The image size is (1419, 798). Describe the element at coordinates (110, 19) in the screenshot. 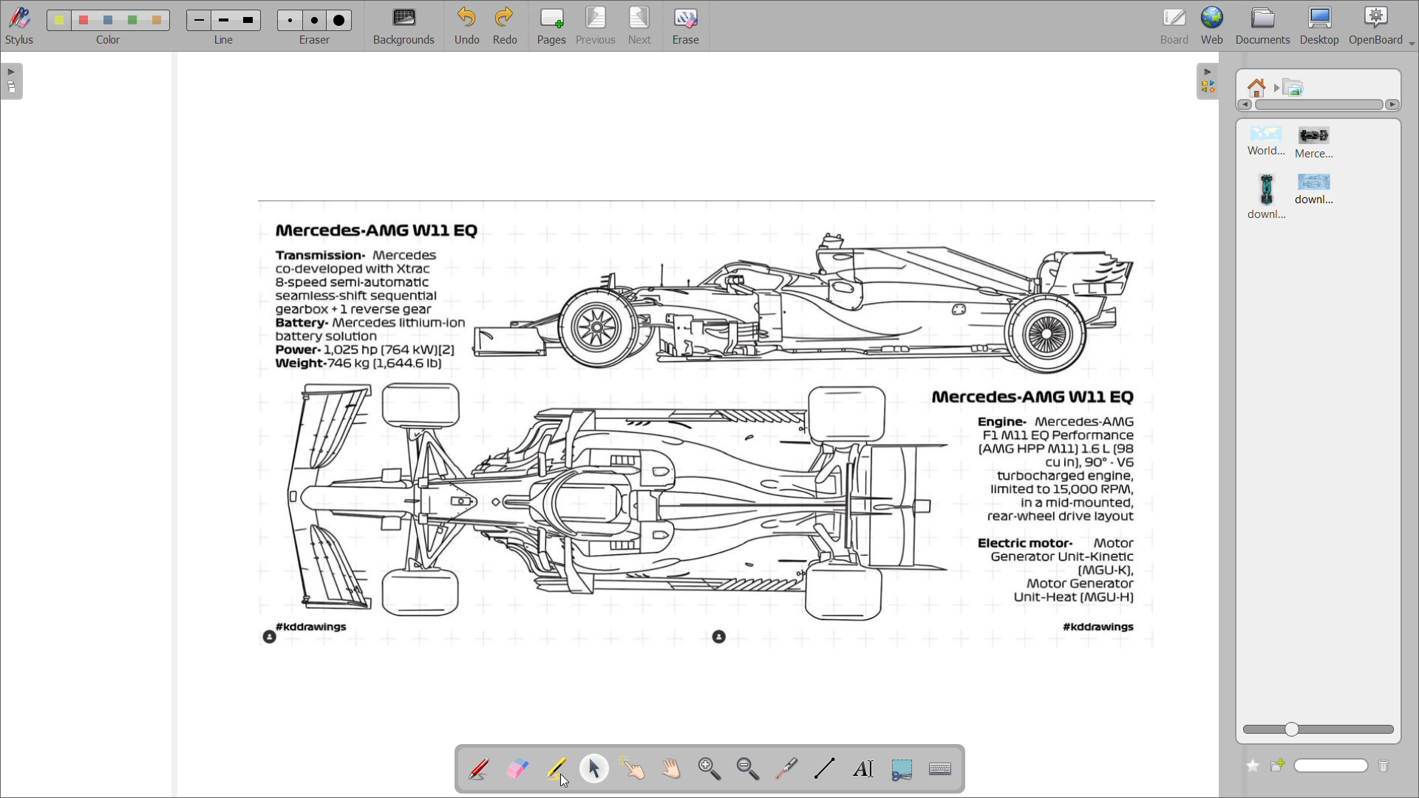

I see `color 3` at that location.